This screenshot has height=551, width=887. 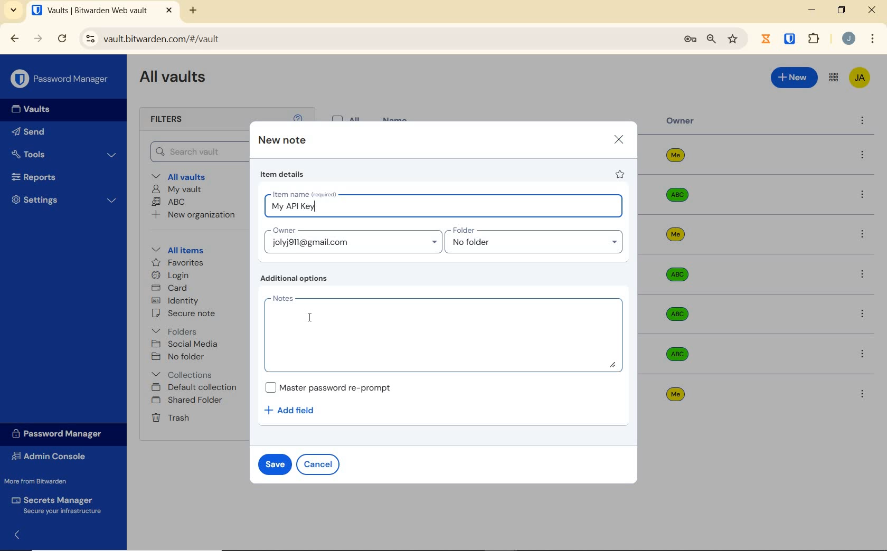 I want to click on Trash, so click(x=172, y=419).